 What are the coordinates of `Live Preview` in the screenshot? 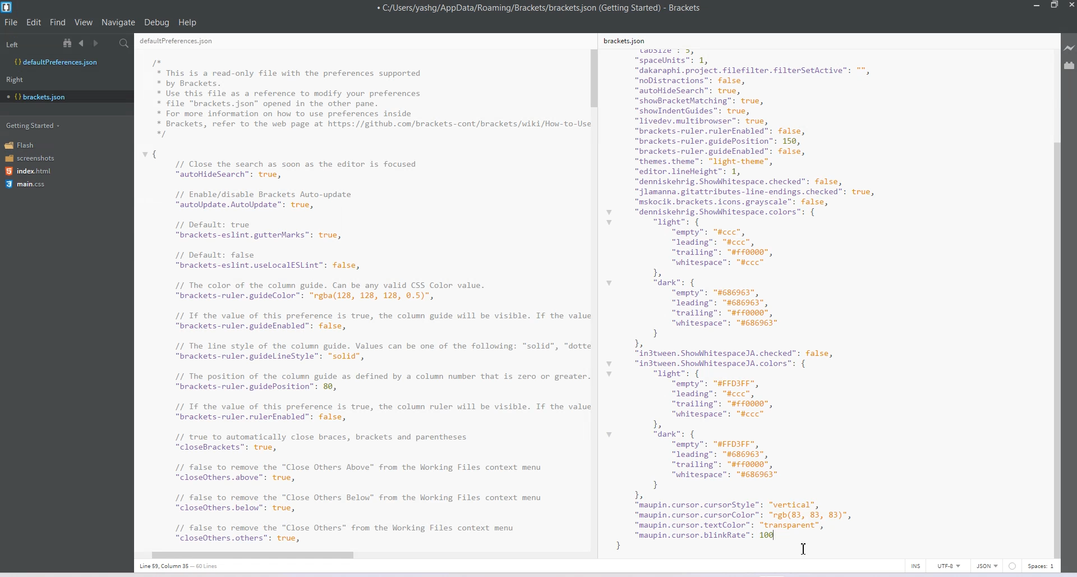 It's located at (1070, 48).